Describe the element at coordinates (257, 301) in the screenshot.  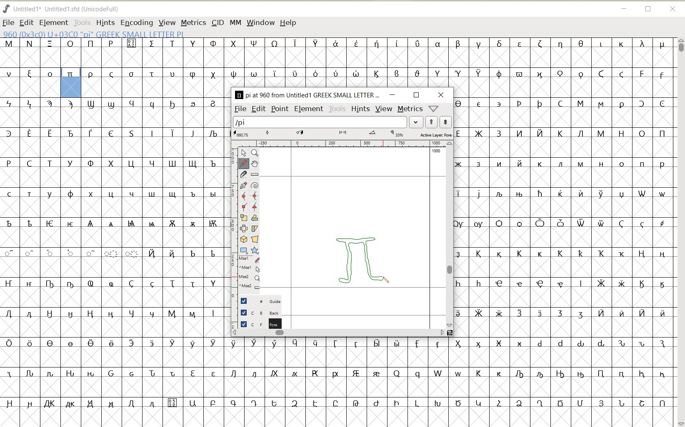
I see `GUIDE` at that location.